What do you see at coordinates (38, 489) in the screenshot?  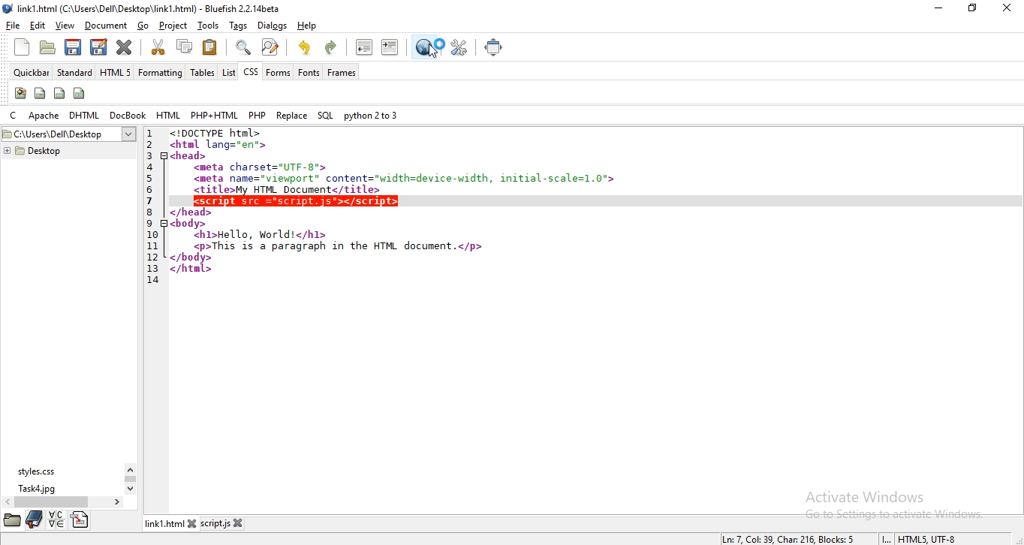 I see `task4` at bounding box center [38, 489].